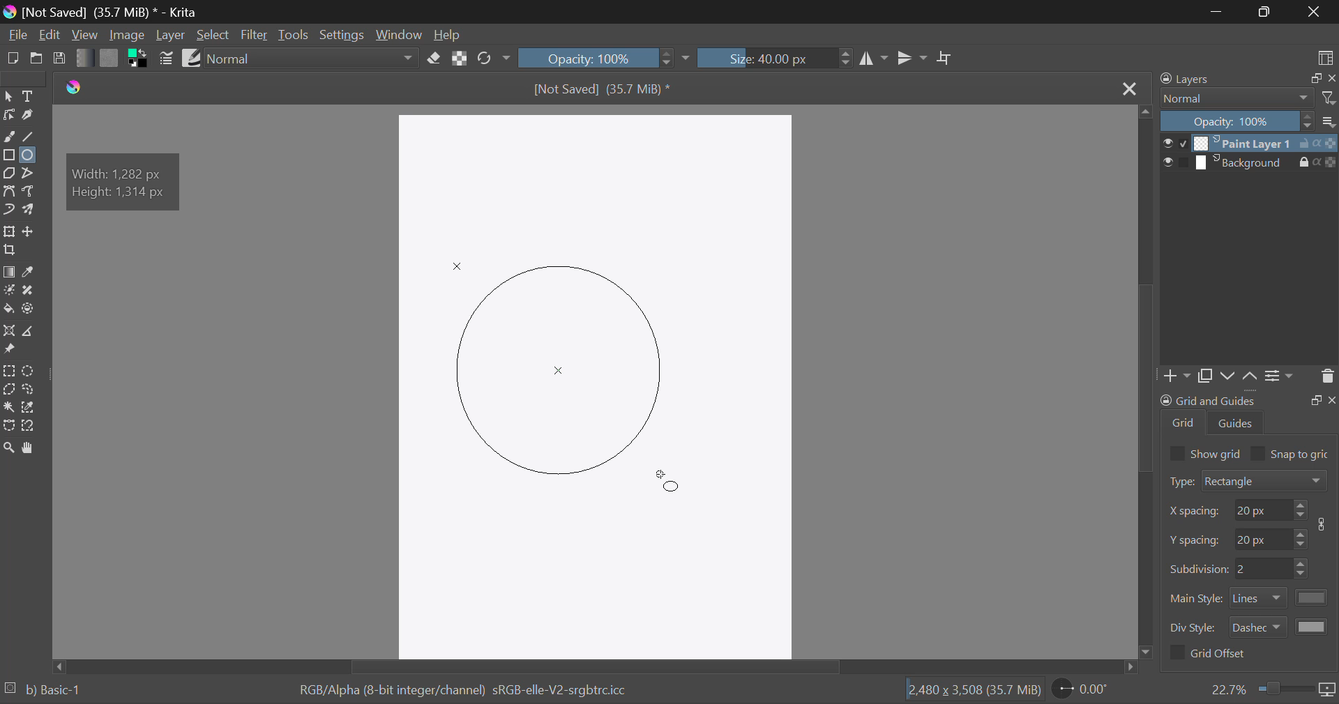 This screenshot has height=704, width=1339. I want to click on Bezier Curve Selection, so click(8, 427).